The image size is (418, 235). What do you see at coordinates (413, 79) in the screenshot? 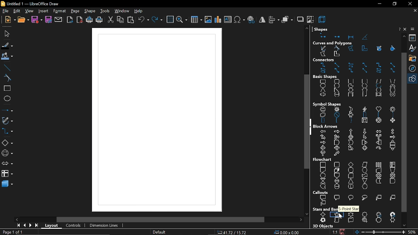
I see `basic shapes` at bounding box center [413, 79].